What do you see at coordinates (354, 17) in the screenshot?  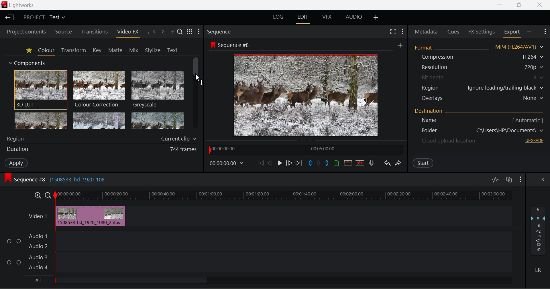 I see `AUDIO Layout` at bounding box center [354, 17].